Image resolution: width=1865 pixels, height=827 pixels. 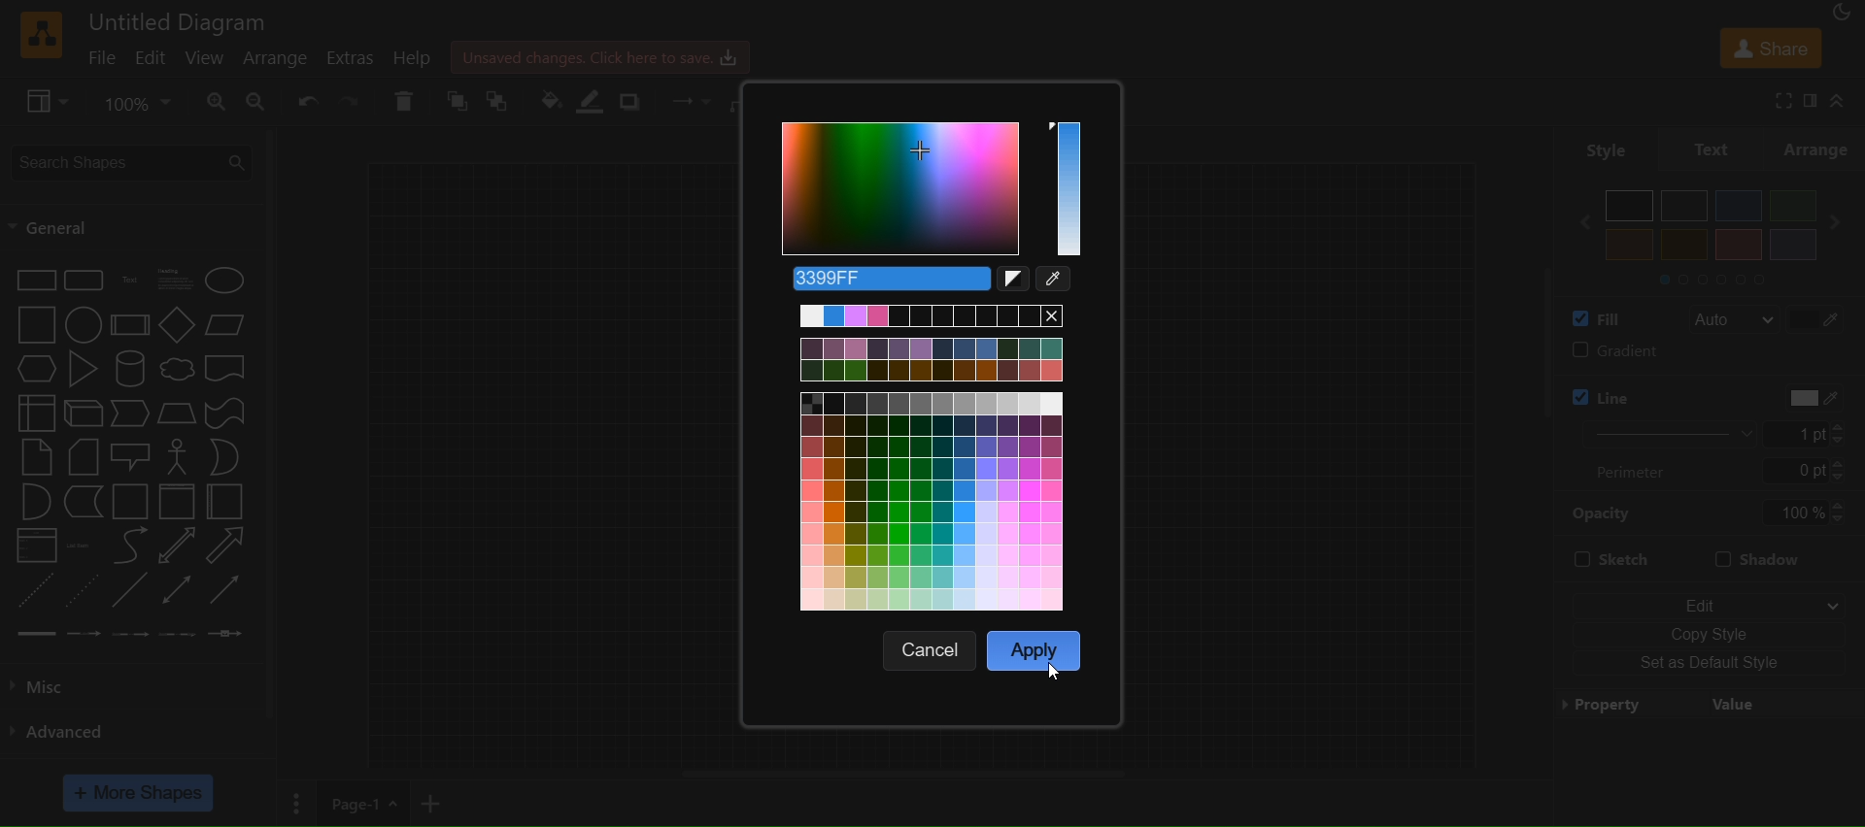 What do you see at coordinates (1768, 556) in the screenshot?
I see `shadow` at bounding box center [1768, 556].